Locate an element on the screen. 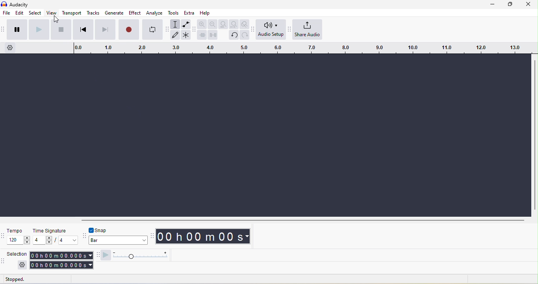 This screenshot has height=284, width=538. selection start time is located at coordinates (61, 256).